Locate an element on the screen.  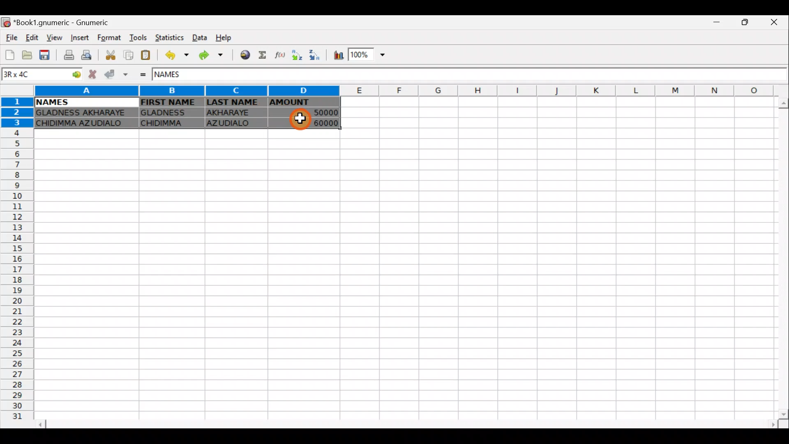
60000 is located at coordinates (318, 123).